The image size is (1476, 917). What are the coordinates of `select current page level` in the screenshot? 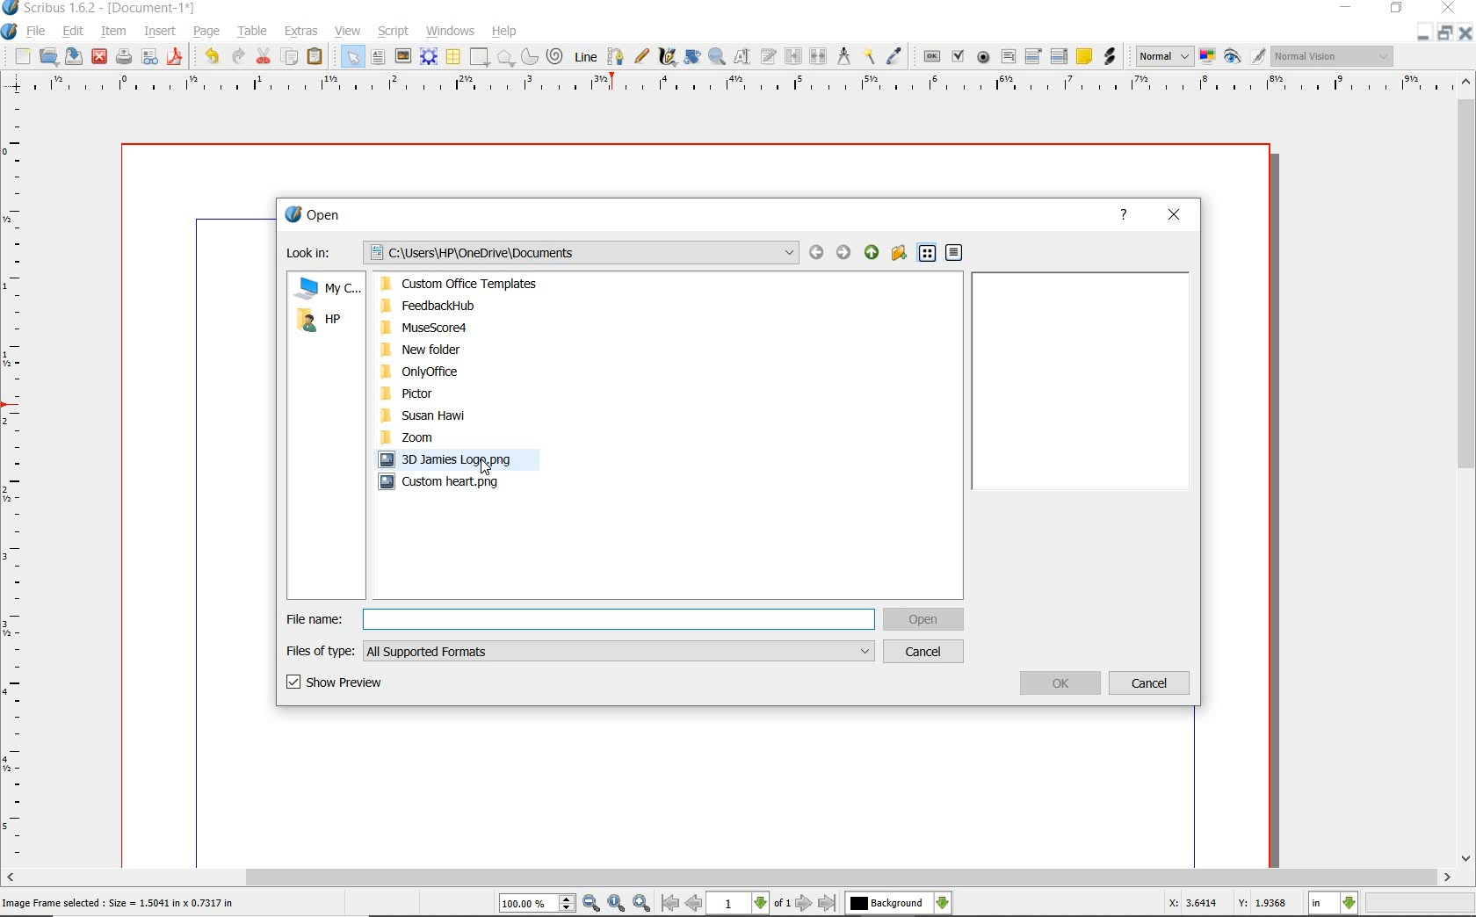 It's located at (749, 903).